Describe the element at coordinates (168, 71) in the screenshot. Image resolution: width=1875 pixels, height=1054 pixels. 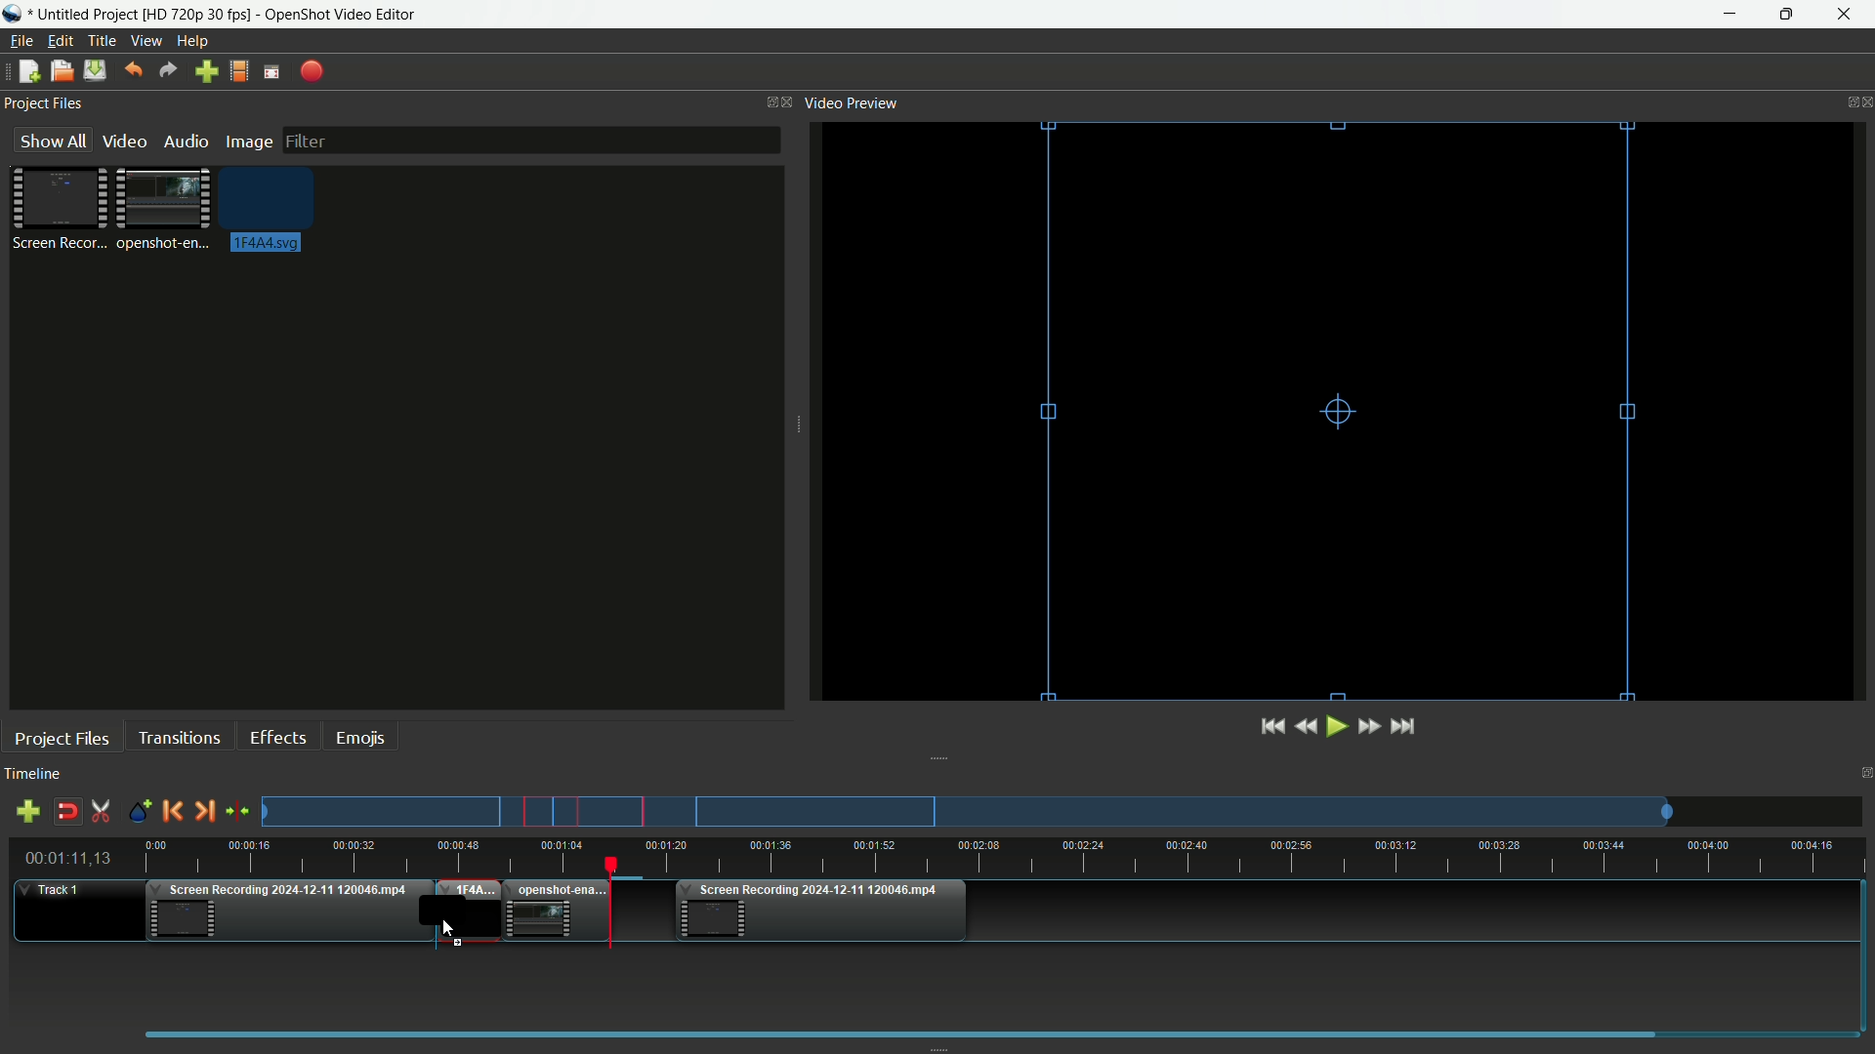
I see `Redo` at that location.